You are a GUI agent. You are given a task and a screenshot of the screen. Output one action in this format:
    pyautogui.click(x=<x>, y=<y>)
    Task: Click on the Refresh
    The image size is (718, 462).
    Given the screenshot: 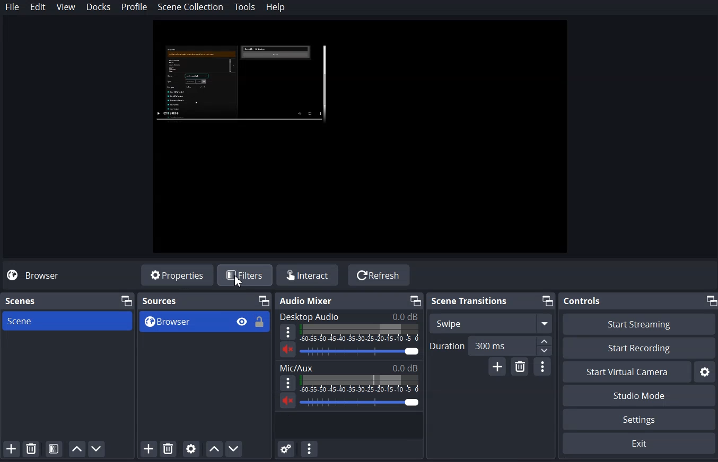 What is the action you would take?
    pyautogui.click(x=379, y=275)
    